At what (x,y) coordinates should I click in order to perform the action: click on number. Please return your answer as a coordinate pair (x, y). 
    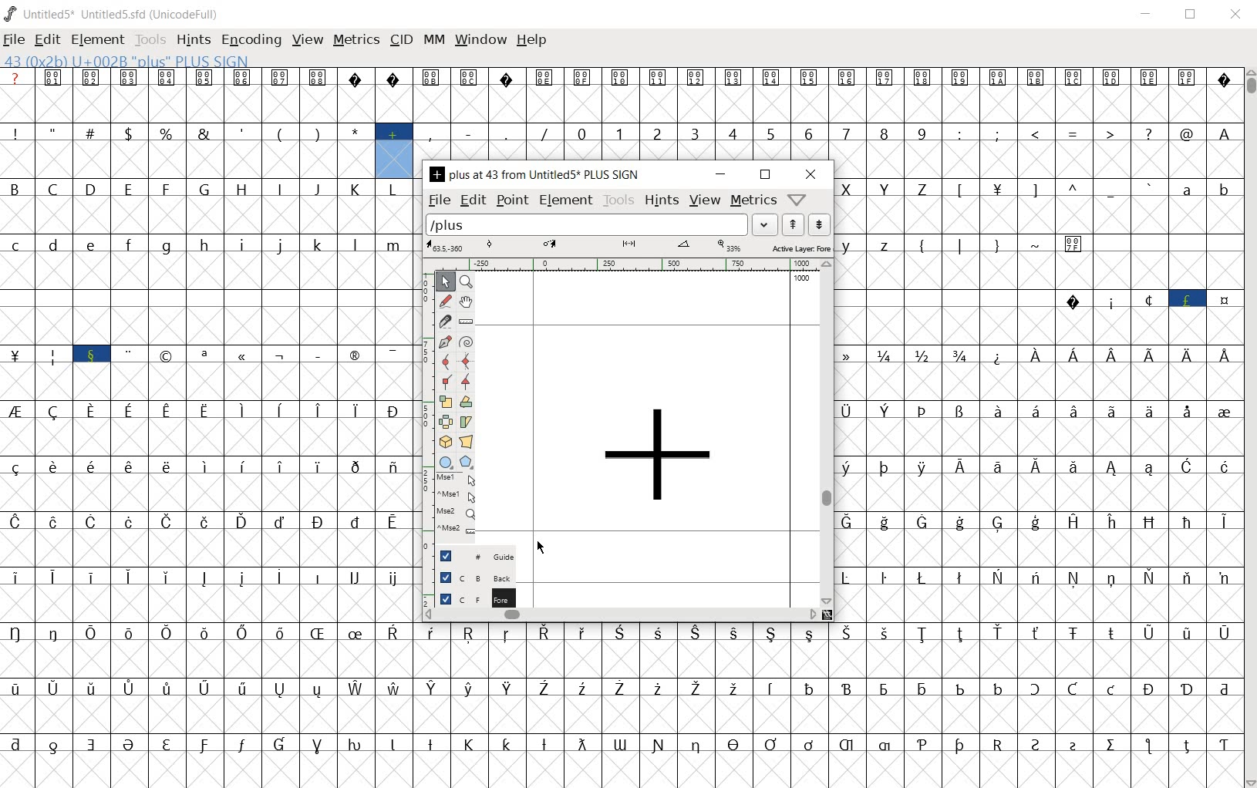
    Looking at the image, I should click on (753, 143).